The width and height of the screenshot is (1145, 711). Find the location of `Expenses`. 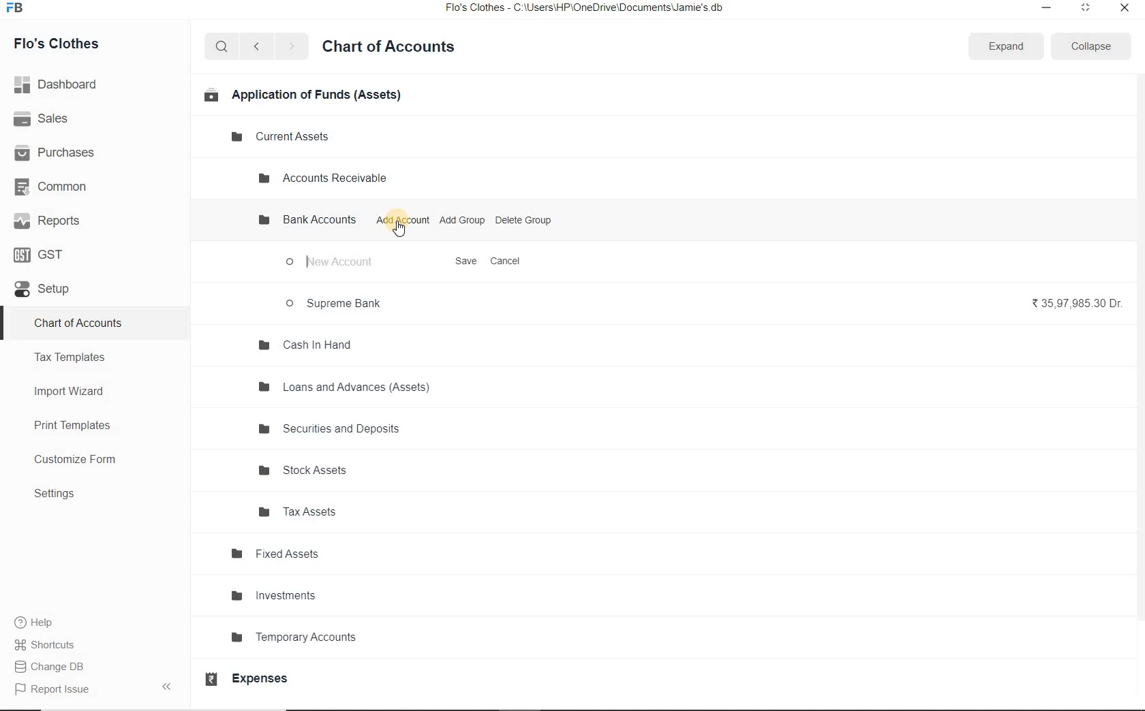

Expenses is located at coordinates (262, 678).